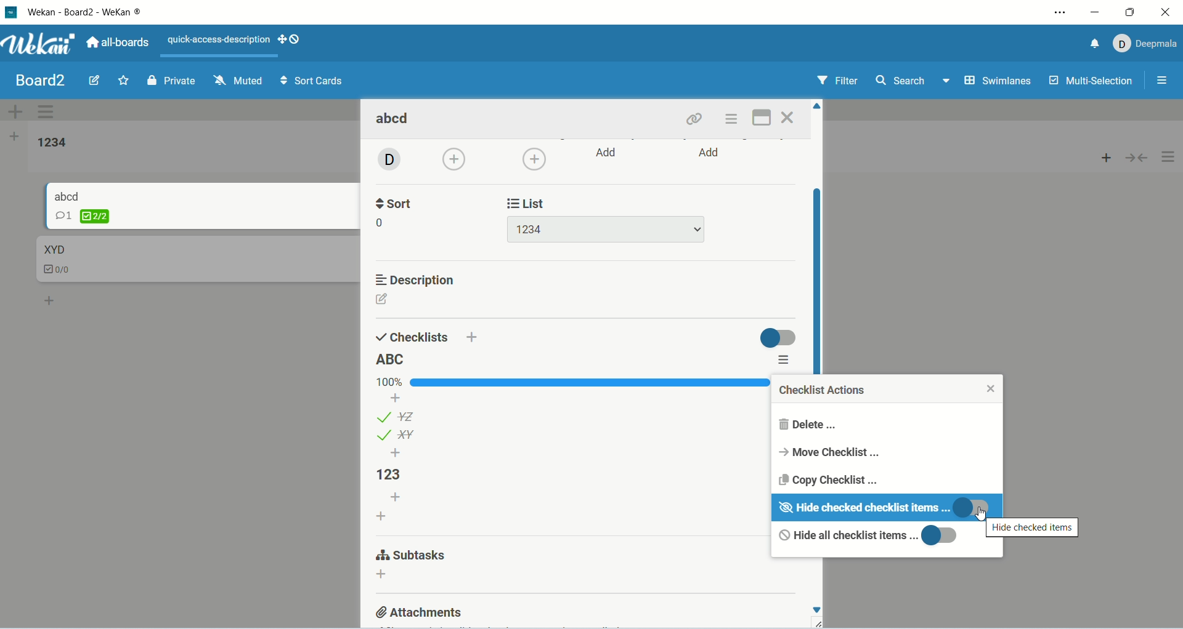 The width and height of the screenshot is (1183, 629). I want to click on options, so click(1166, 79).